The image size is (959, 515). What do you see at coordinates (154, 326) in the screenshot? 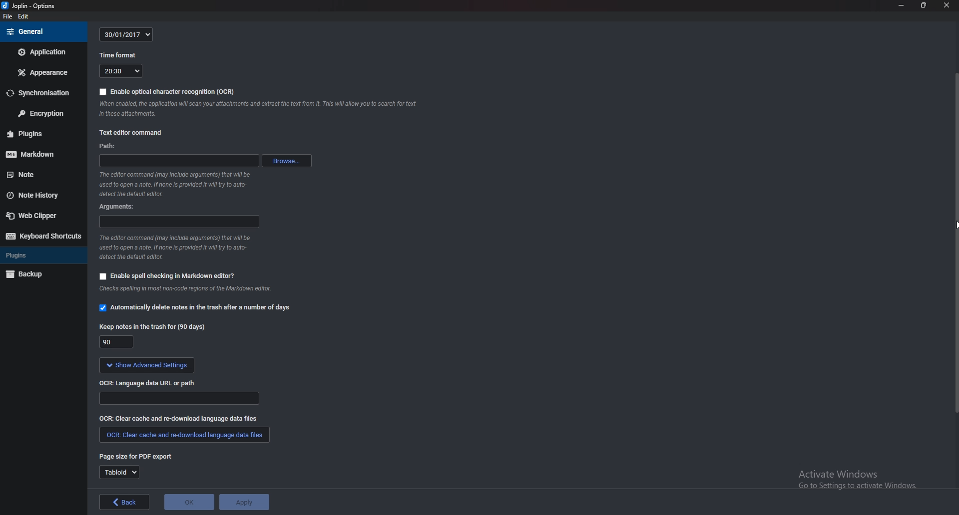
I see `keep note for 90 days` at bounding box center [154, 326].